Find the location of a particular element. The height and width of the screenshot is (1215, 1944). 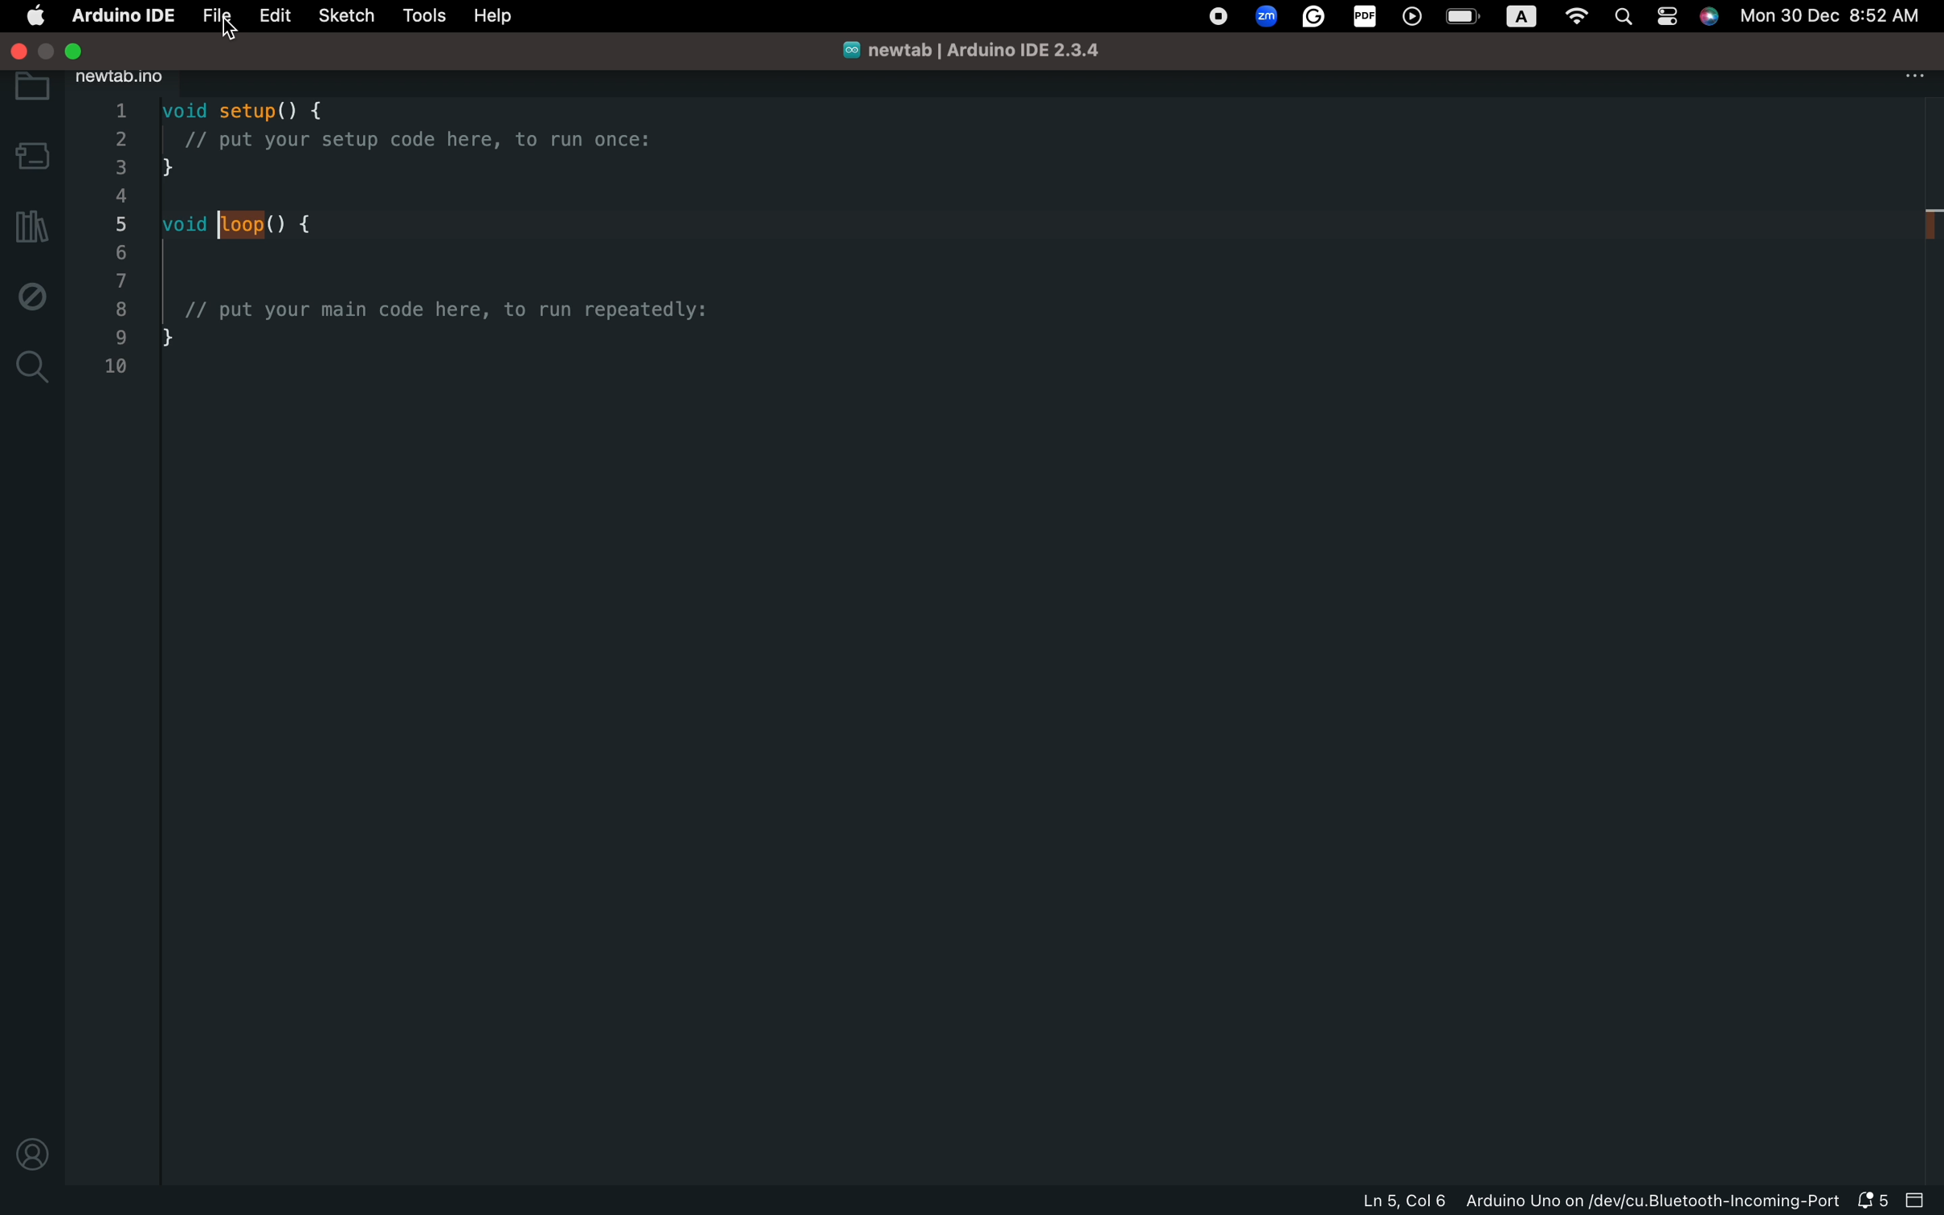

cursor is located at coordinates (227, 30).